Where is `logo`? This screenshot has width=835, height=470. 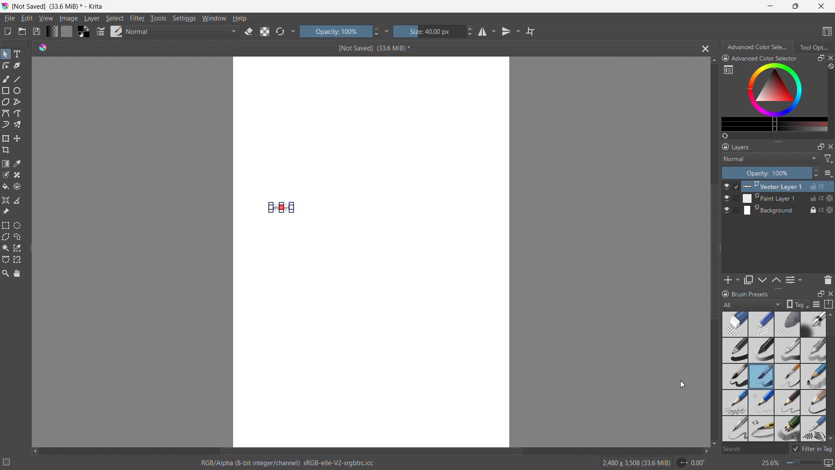 logo is located at coordinates (5, 6).